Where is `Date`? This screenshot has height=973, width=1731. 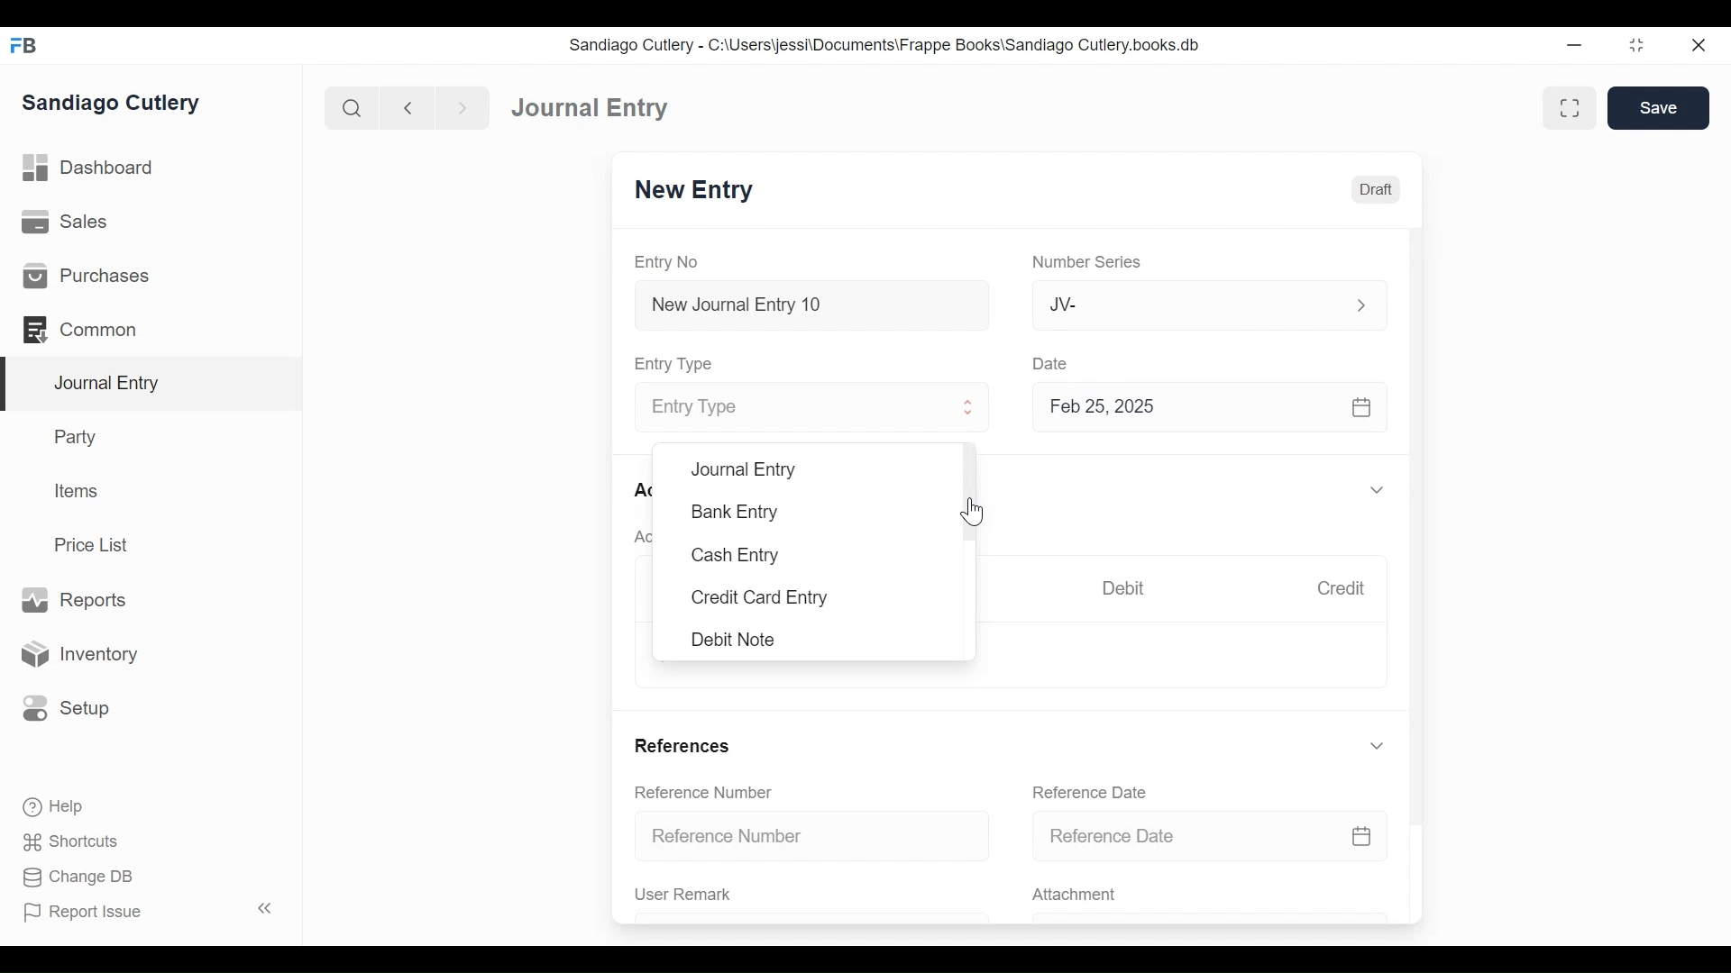 Date is located at coordinates (1053, 363).